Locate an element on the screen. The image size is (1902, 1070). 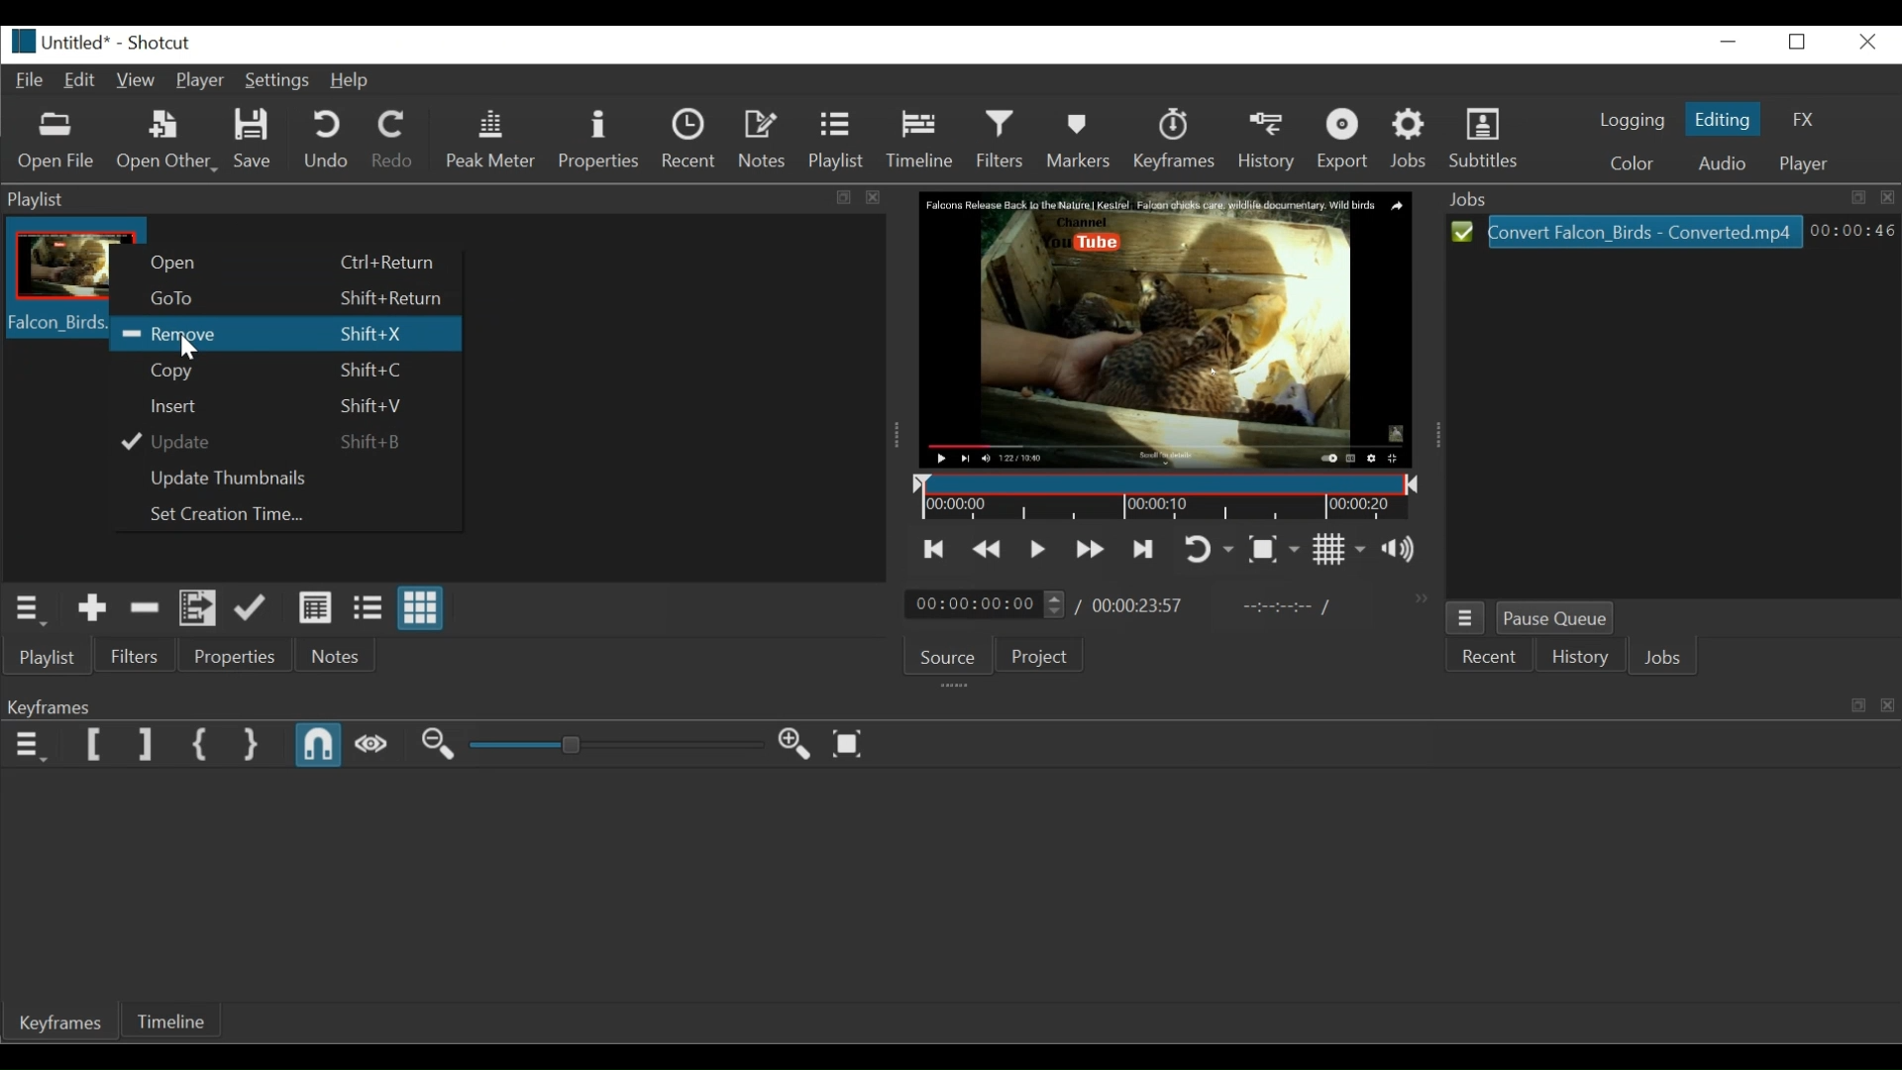
Zoom keyframe to fit is located at coordinates (848, 746).